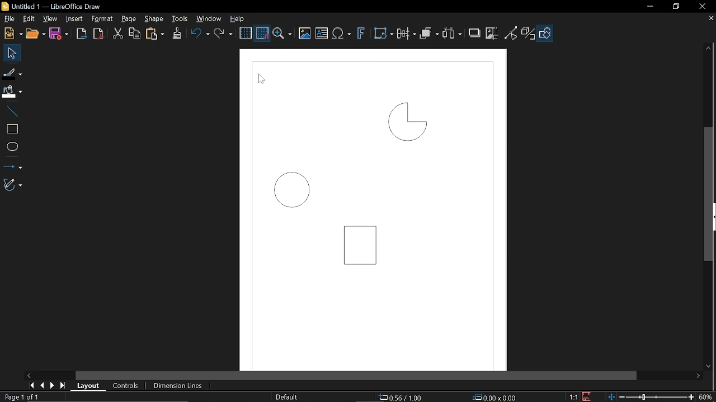 Image resolution: width=716 pixels, height=402 pixels. What do you see at coordinates (381, 34) in the screenshot?
I see `Transform` at bounding box center [381, 34].